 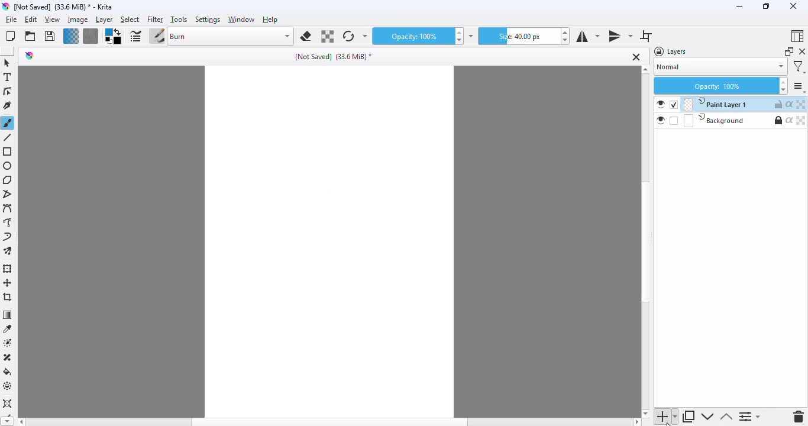 I want to click on ellipse tool, so click(x=8, y=166).